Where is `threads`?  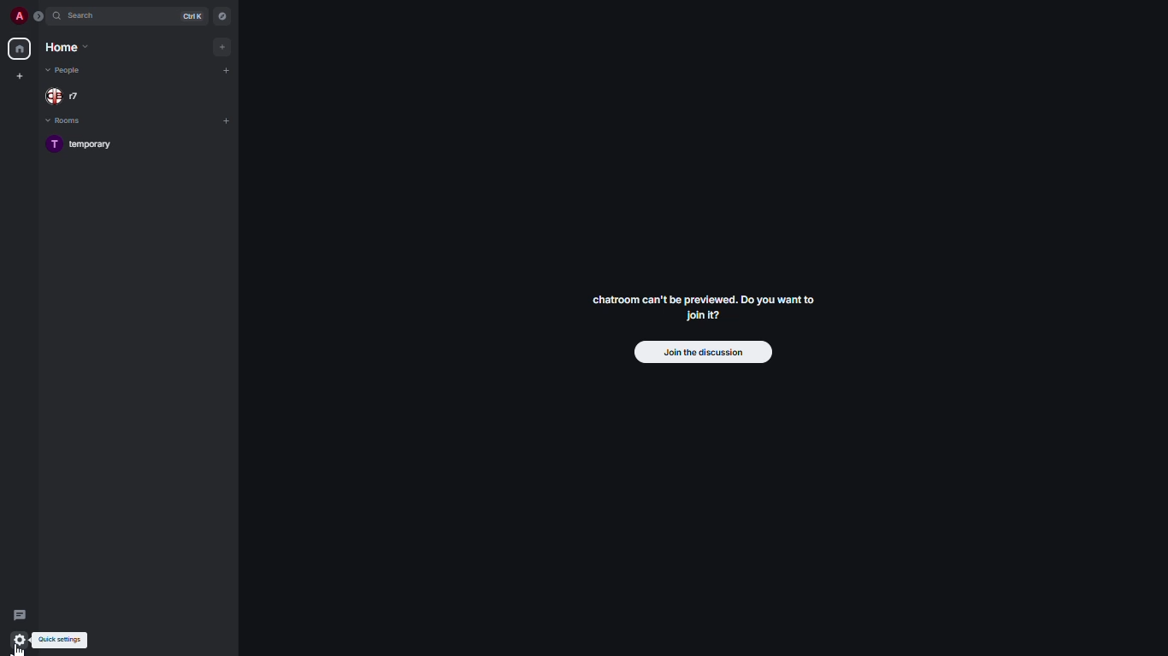
threads is located at coordinates (20, 612).